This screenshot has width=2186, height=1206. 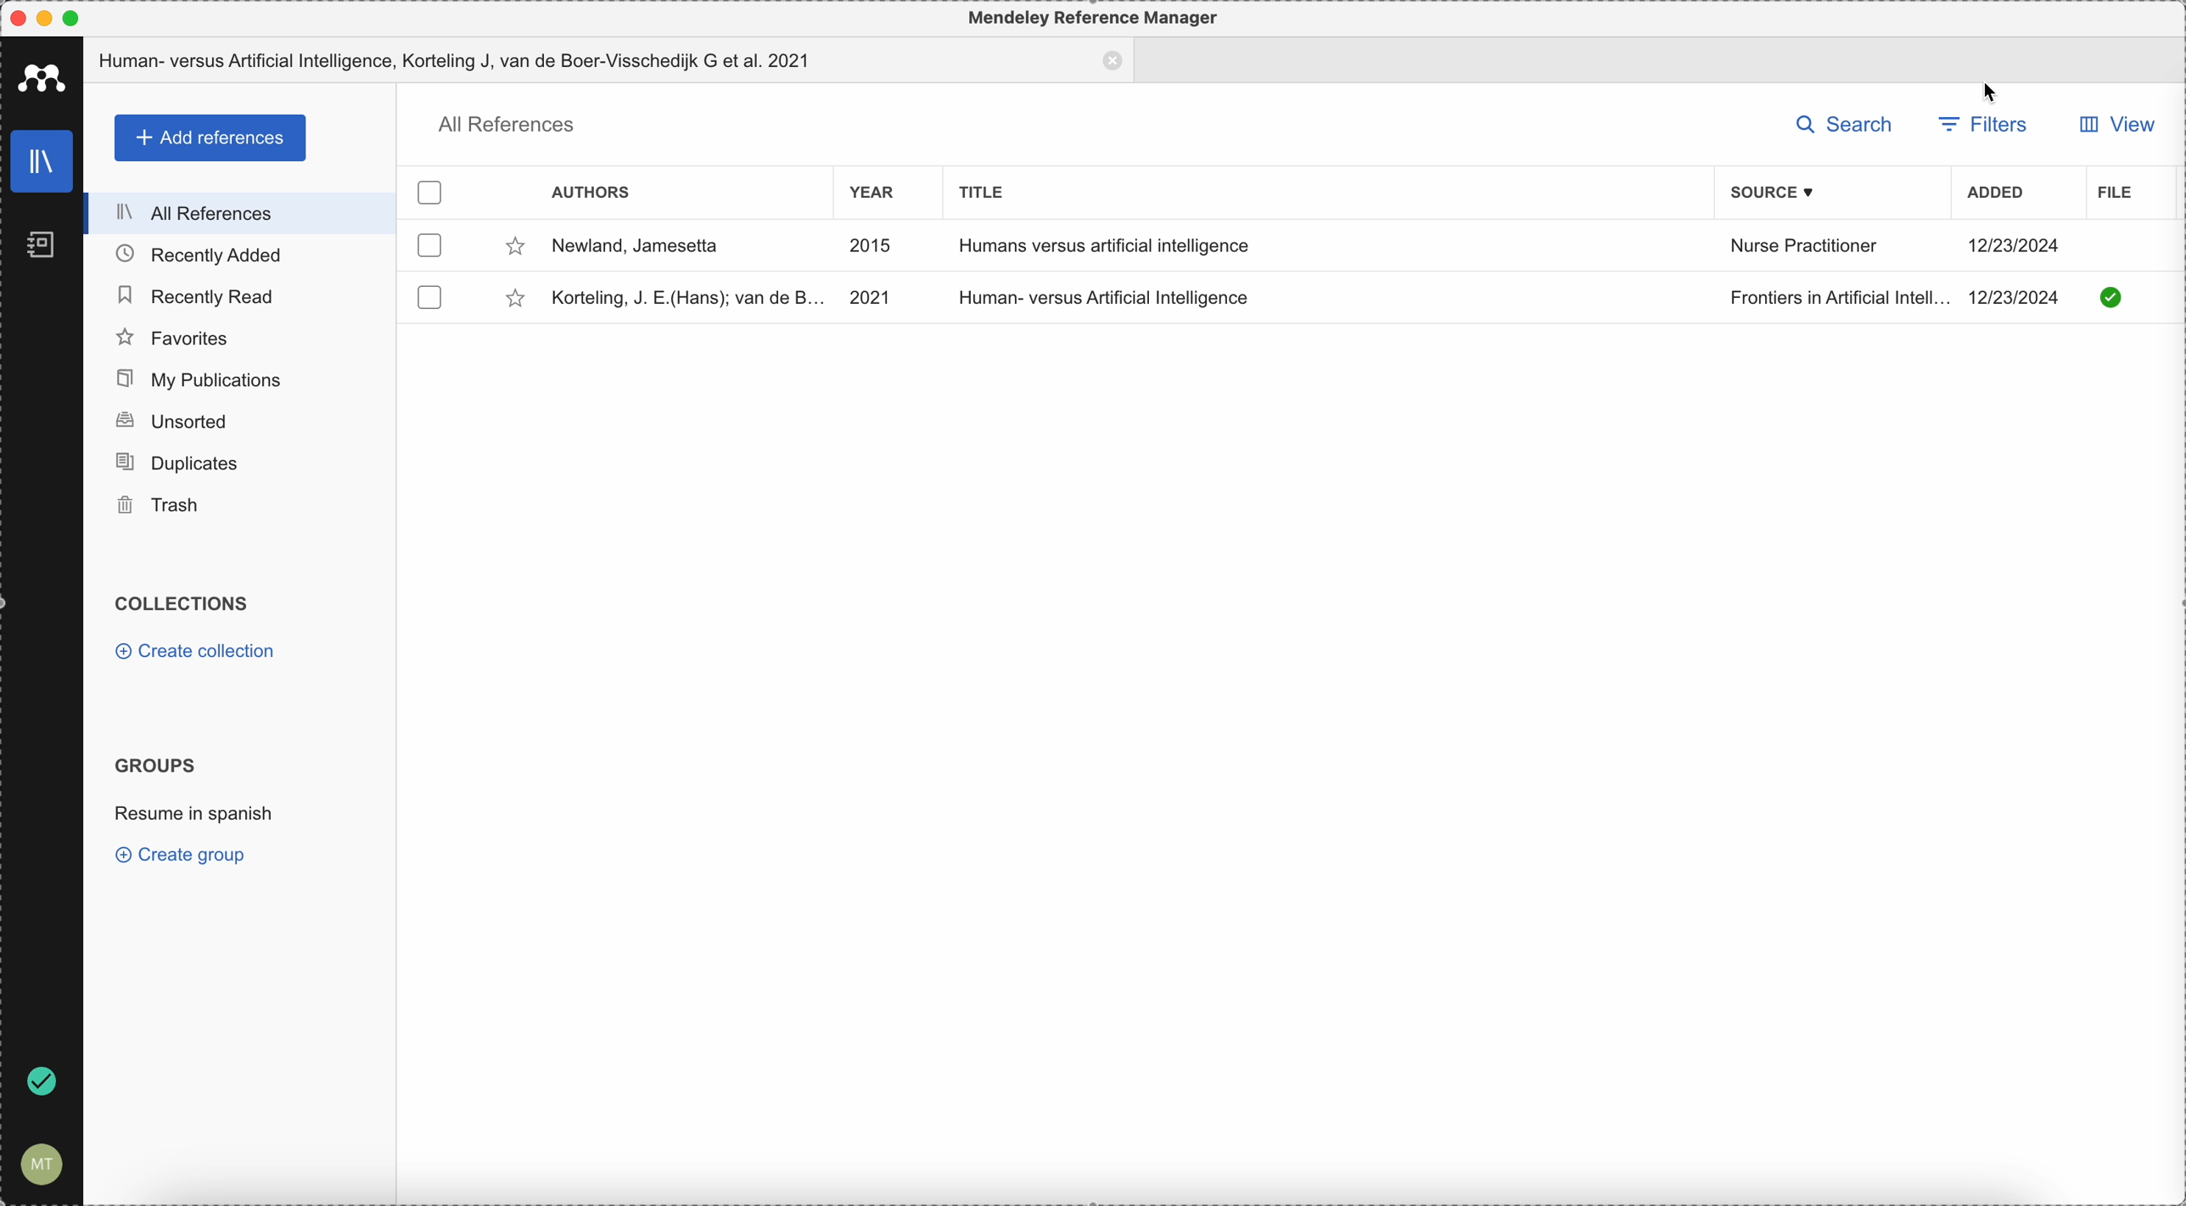 I want to click on checkbox, so click(x=430, y=245).